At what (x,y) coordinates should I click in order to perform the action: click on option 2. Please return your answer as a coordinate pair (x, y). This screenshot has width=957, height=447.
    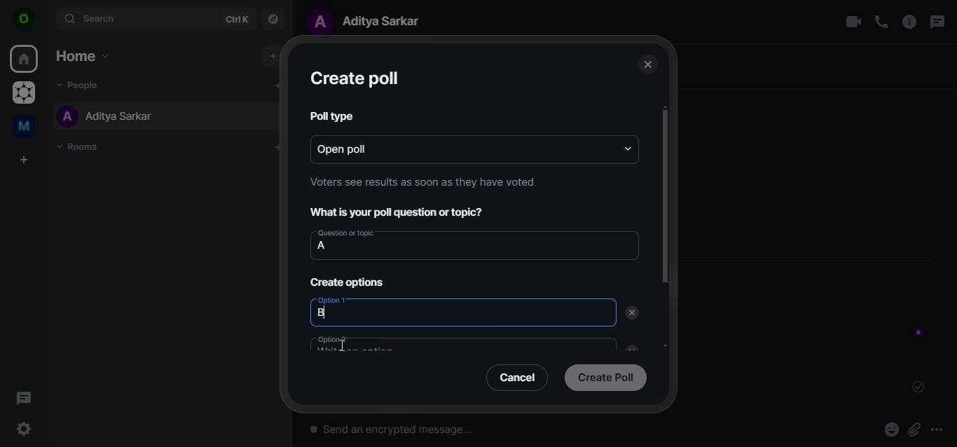
    Looking at the image, I should click on (343, 343).